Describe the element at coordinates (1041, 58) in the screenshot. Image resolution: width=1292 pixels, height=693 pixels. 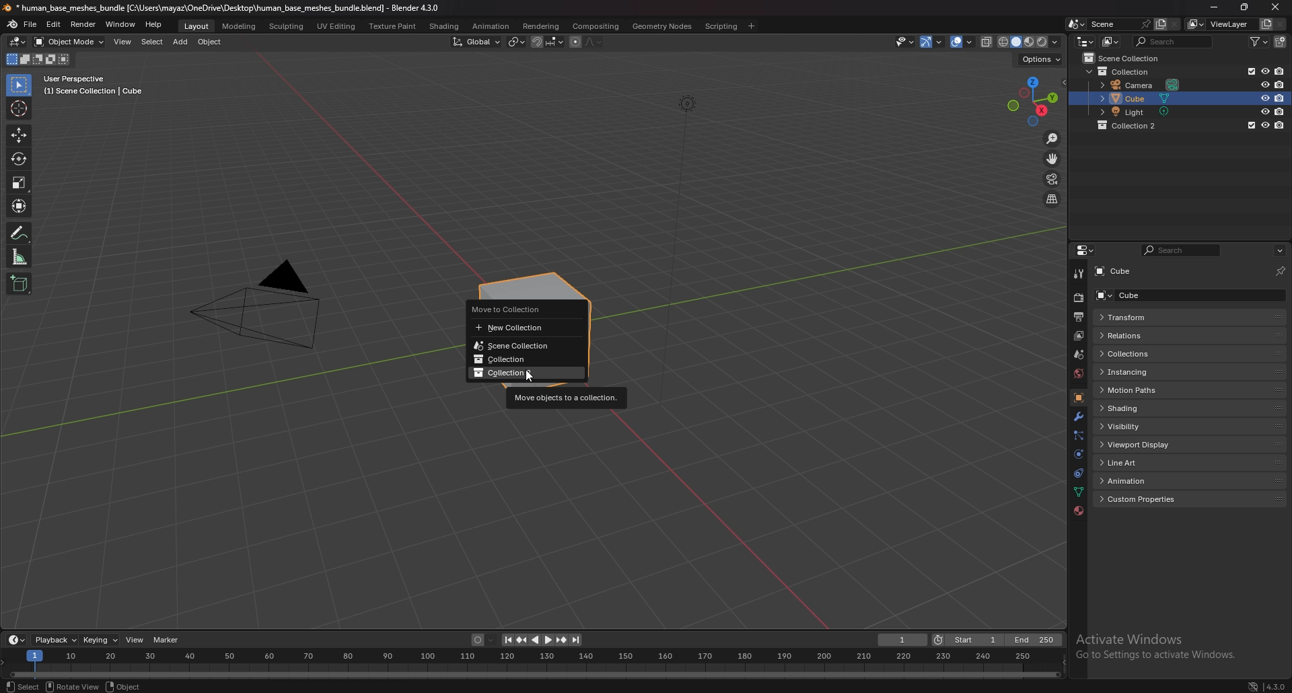
I see `options` at that location.